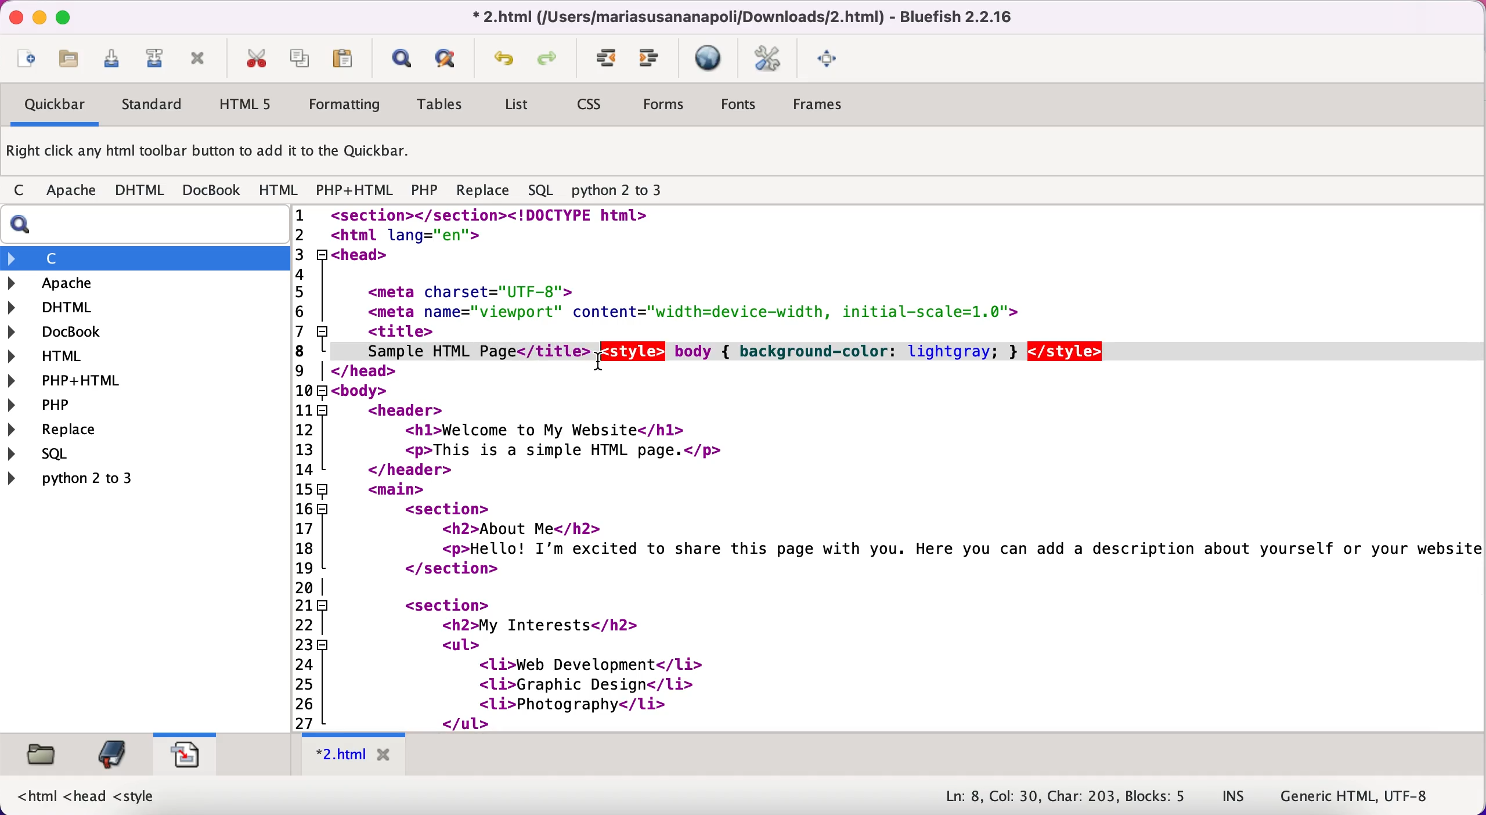 The height and width of the screenshot is (815, 1486). What do you see at coordinates (345, 106) in the screenshot?
I see `formatting` at bounding box center [345, 106].